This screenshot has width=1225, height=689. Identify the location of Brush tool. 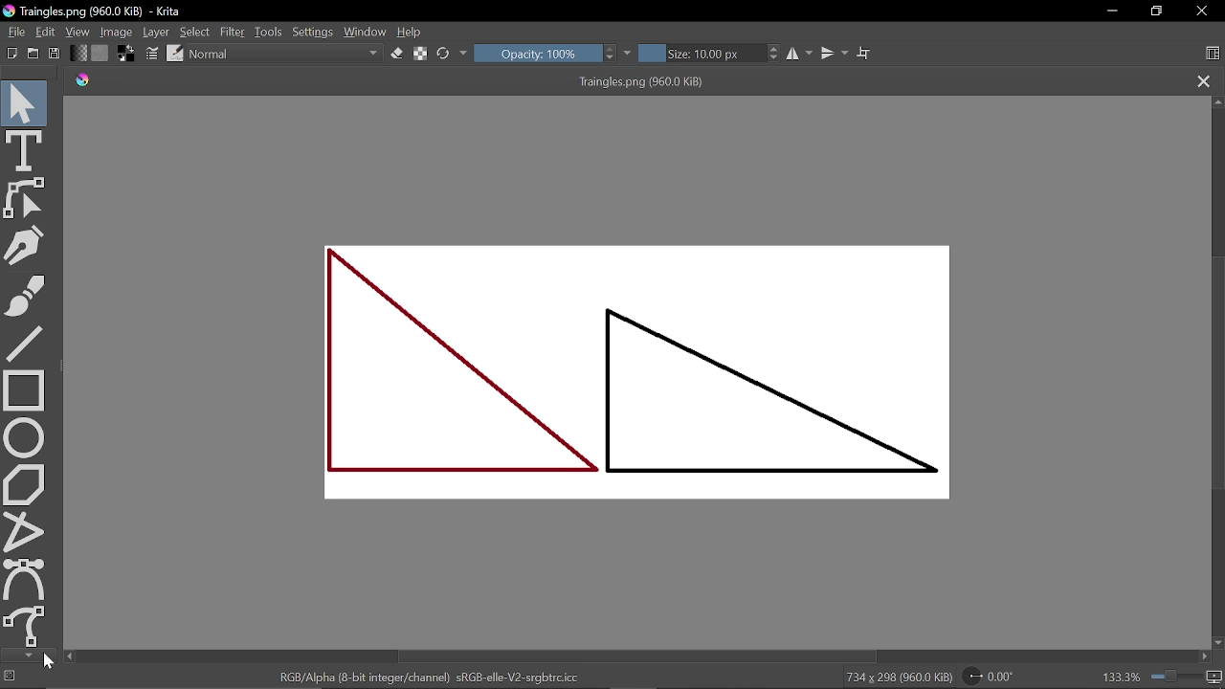
(29, 295).